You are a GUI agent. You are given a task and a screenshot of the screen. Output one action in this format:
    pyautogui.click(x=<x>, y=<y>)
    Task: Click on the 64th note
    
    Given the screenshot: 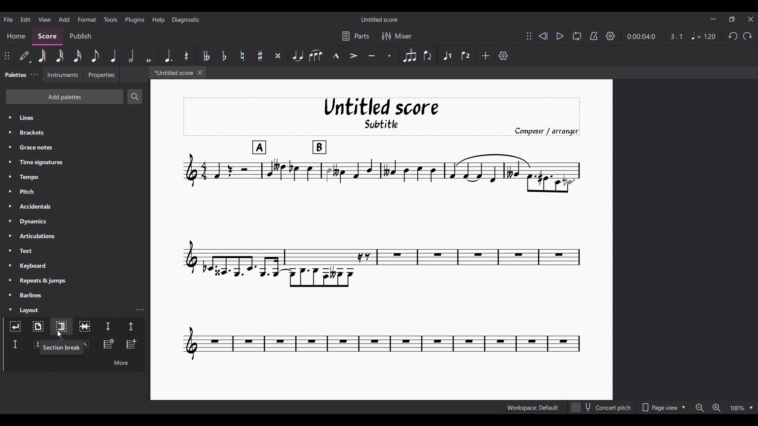 What is the action you would take?
    pyautogui.click(x=42, y=56)
    